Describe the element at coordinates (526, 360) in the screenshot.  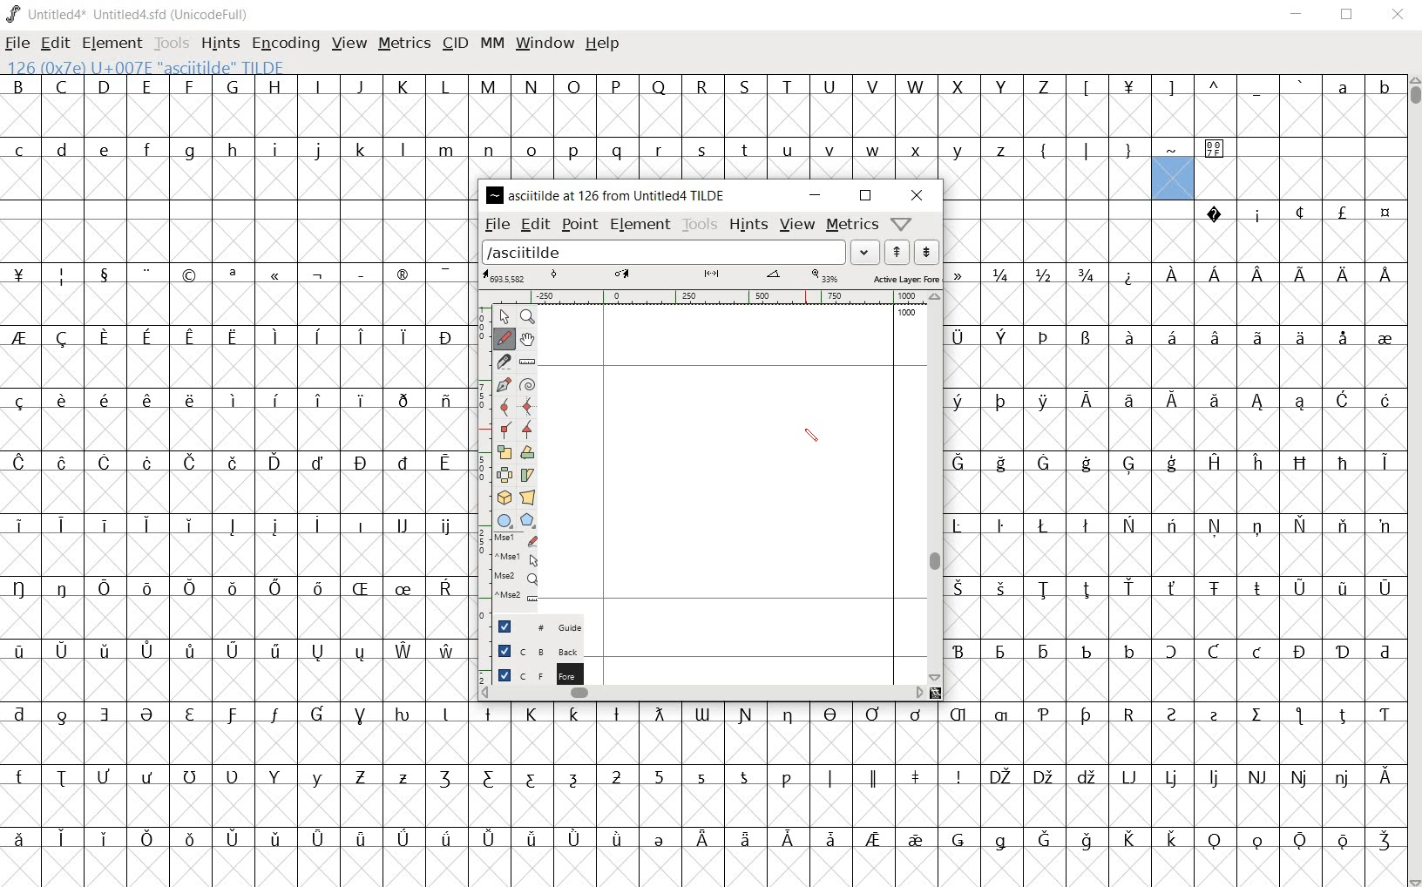
I see `measure a distance, angle between points` at that location.